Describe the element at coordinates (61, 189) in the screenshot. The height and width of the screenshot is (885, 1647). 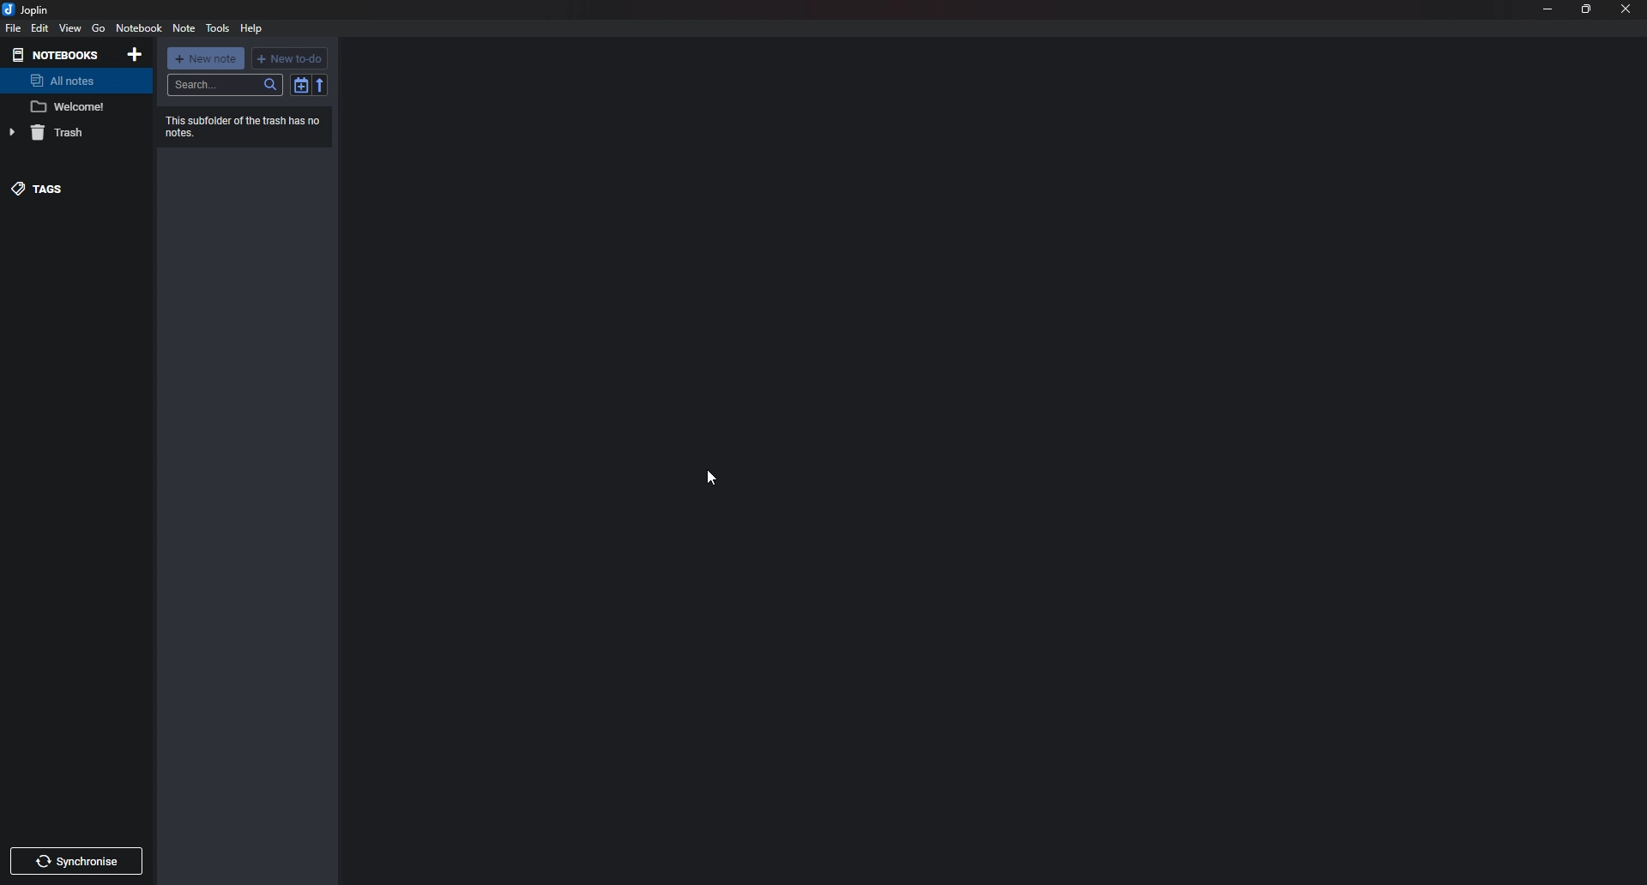
I see `tags` at that location.